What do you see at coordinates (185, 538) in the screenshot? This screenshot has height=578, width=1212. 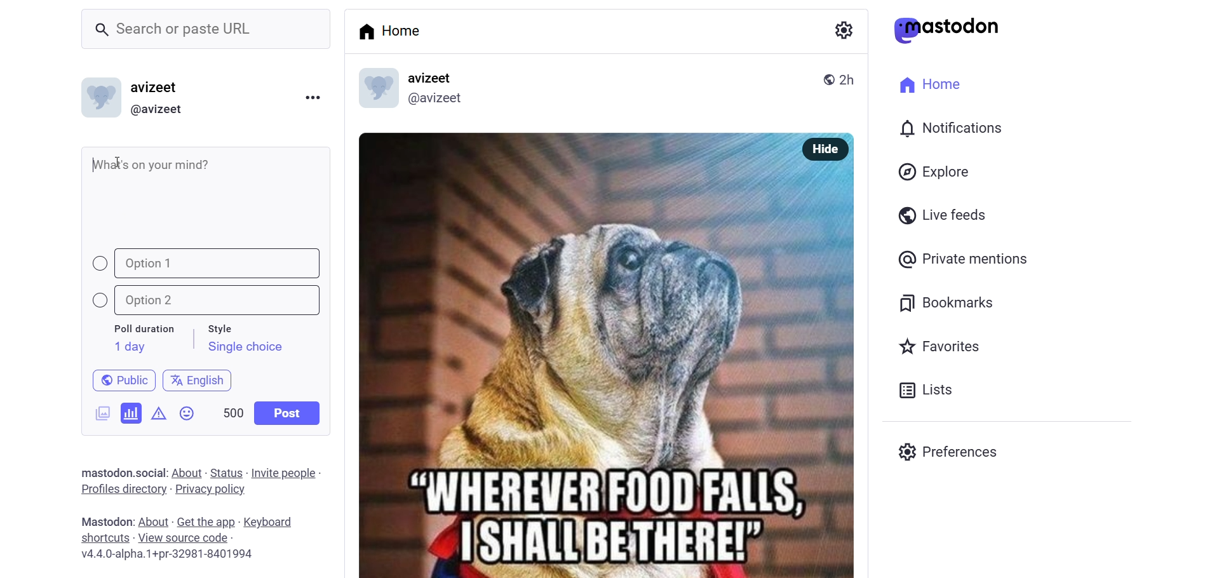 I see `source code` at bounding box center [185, 538].